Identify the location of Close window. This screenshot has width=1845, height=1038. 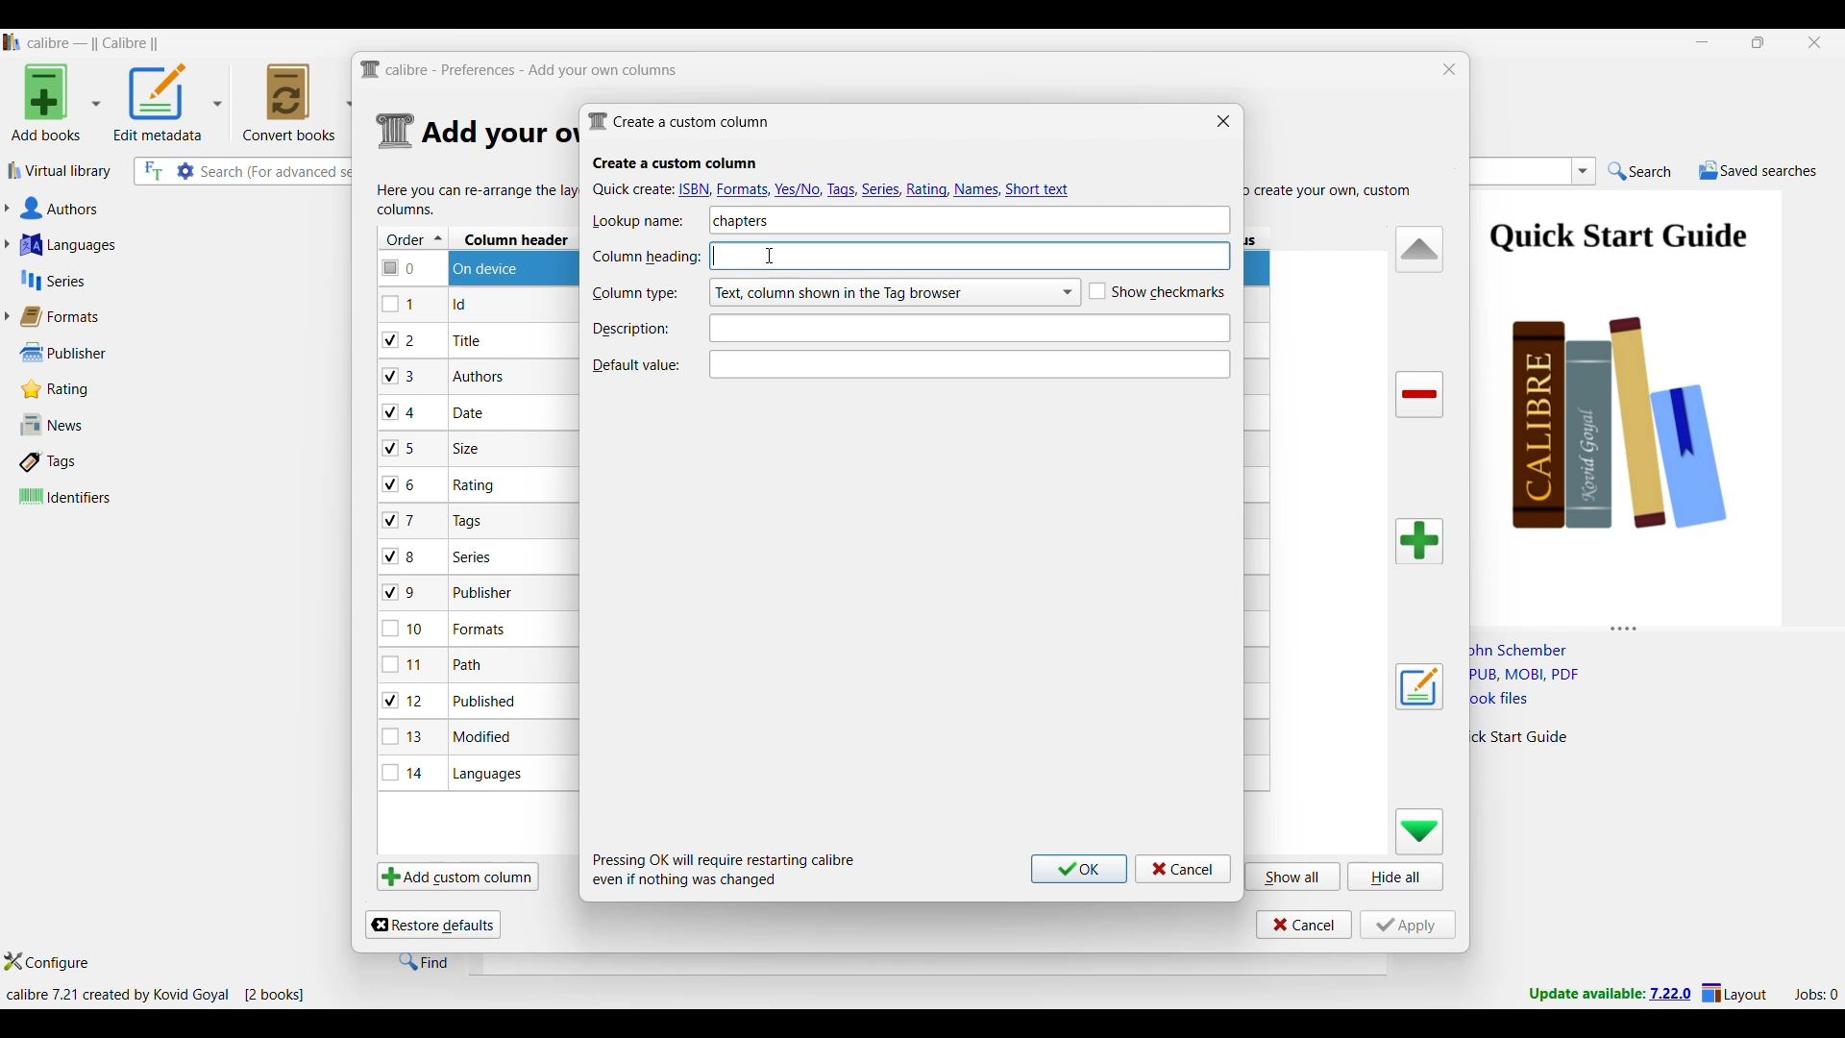
(1223, 120).